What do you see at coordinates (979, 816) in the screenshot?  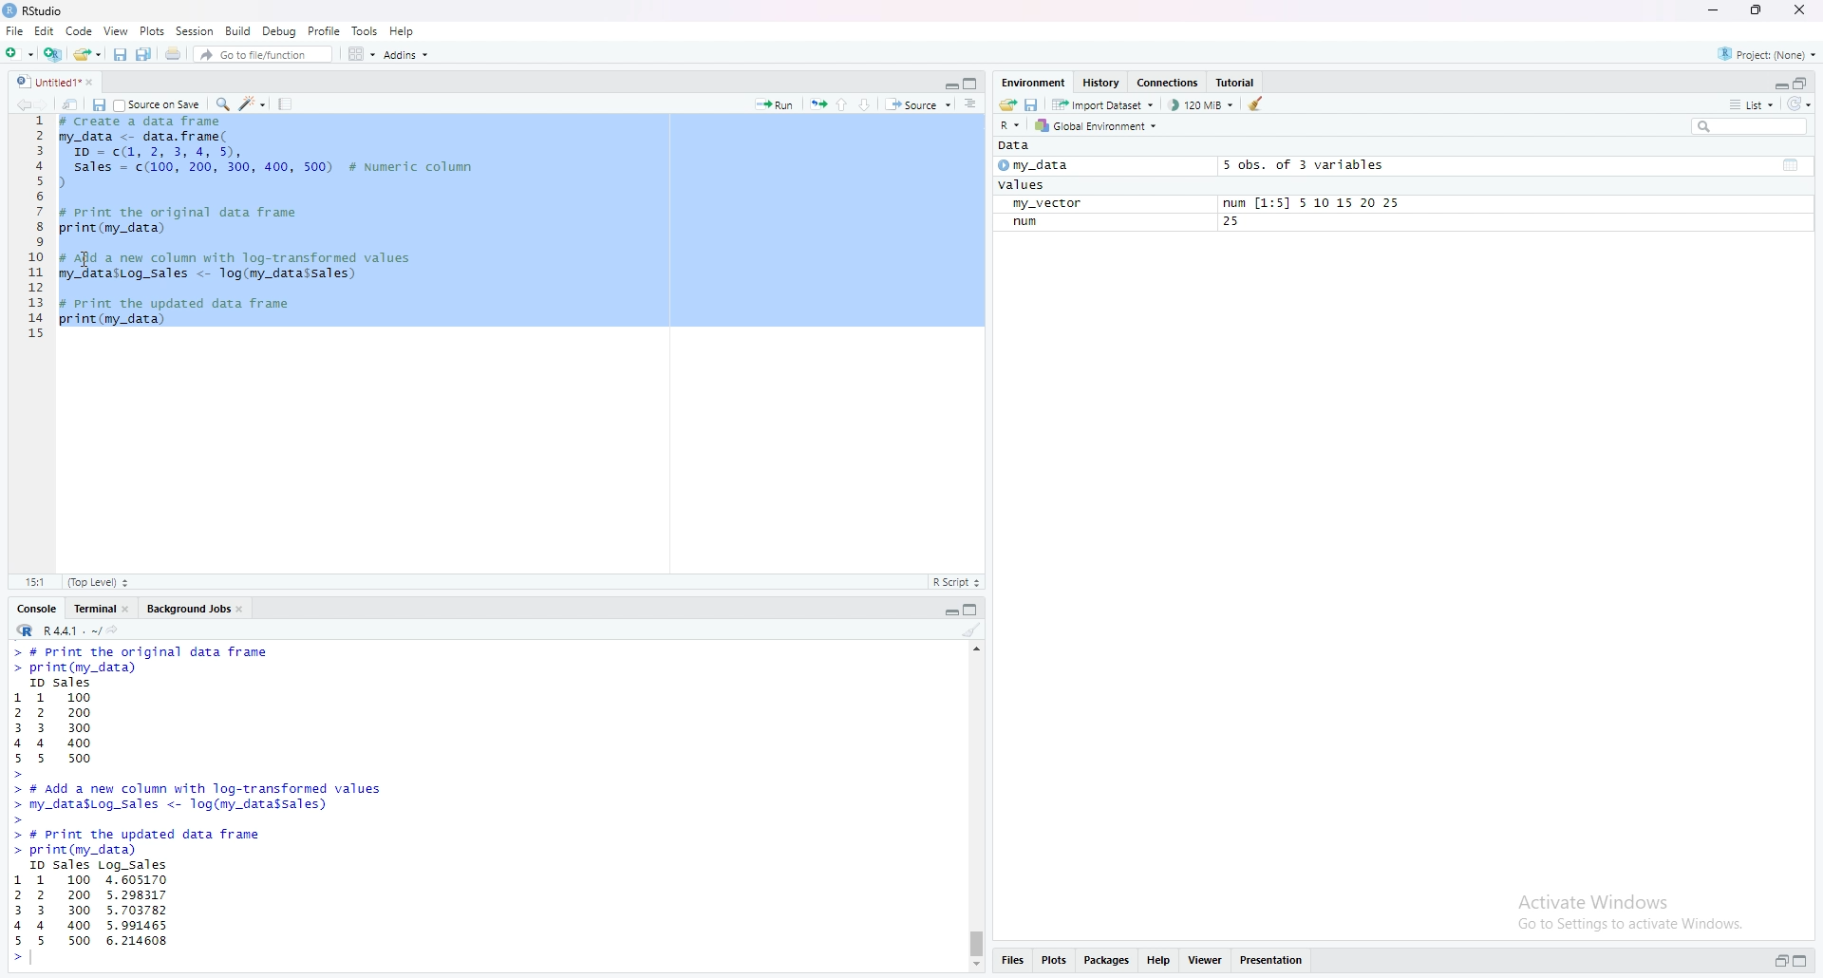 I see `scrollbar` at bounding box center [979, 816].